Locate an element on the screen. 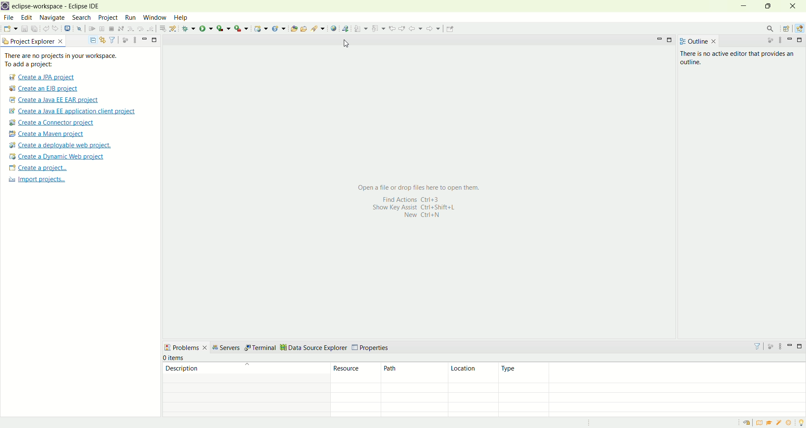 The image size is (806, 428). filter is located at coordinates (112, 39).